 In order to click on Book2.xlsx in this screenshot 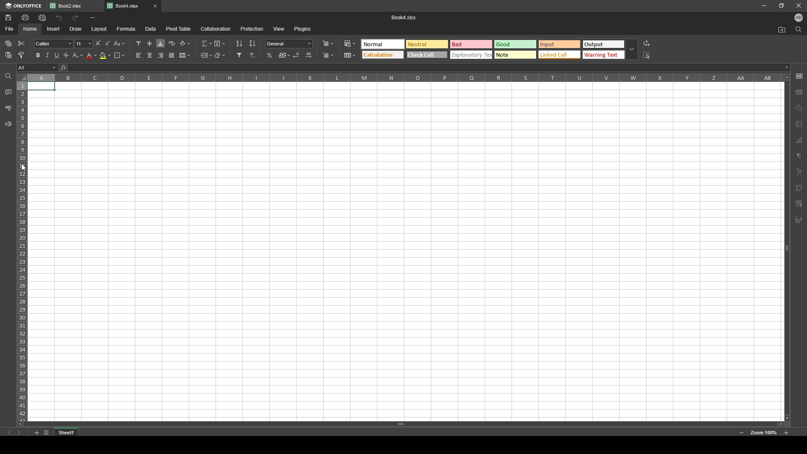, I will do `click(70, 6)`.